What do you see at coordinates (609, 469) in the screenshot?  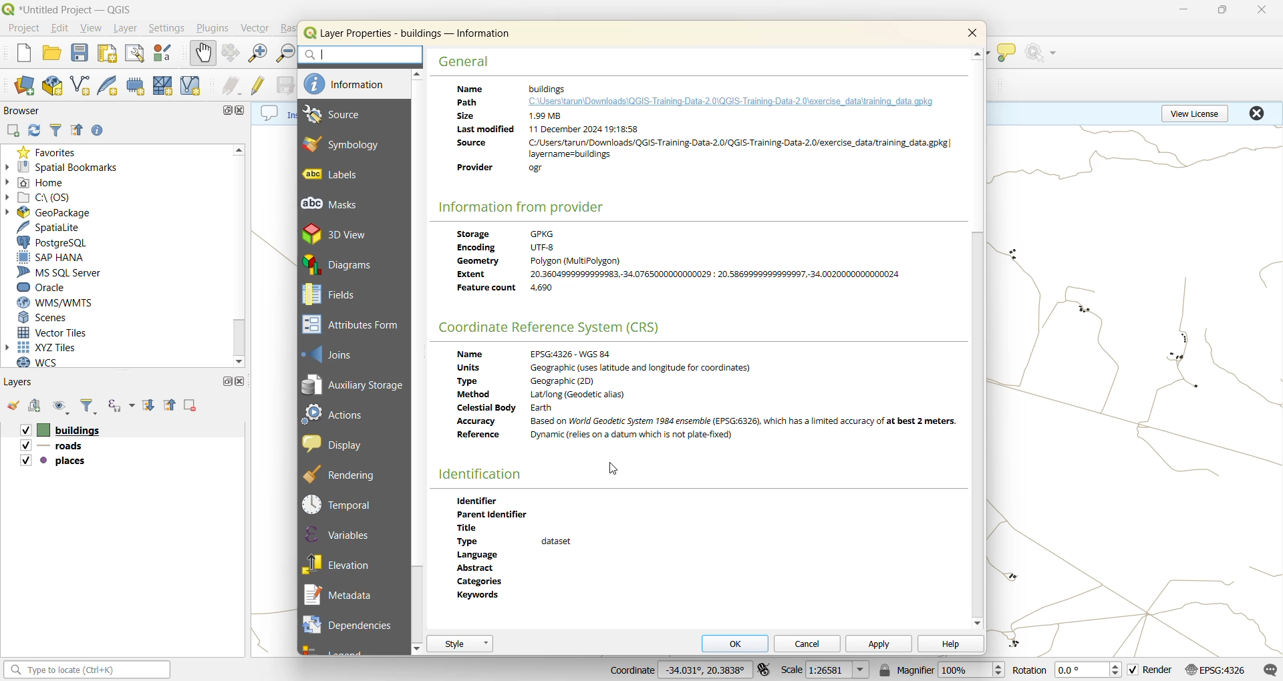 I see `cursor` at bounding box center [609, 469].